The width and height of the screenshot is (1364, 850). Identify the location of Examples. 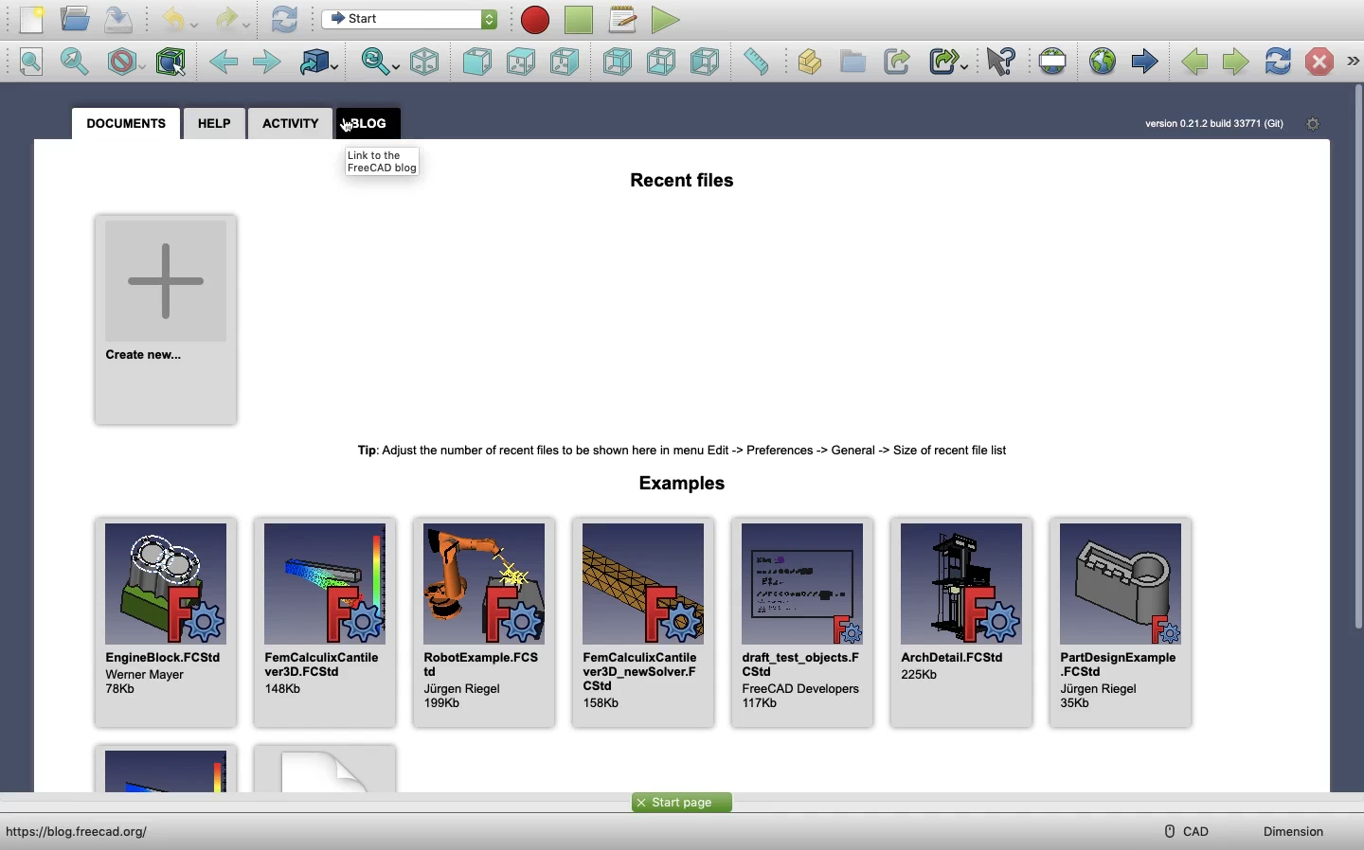
(673, 484).